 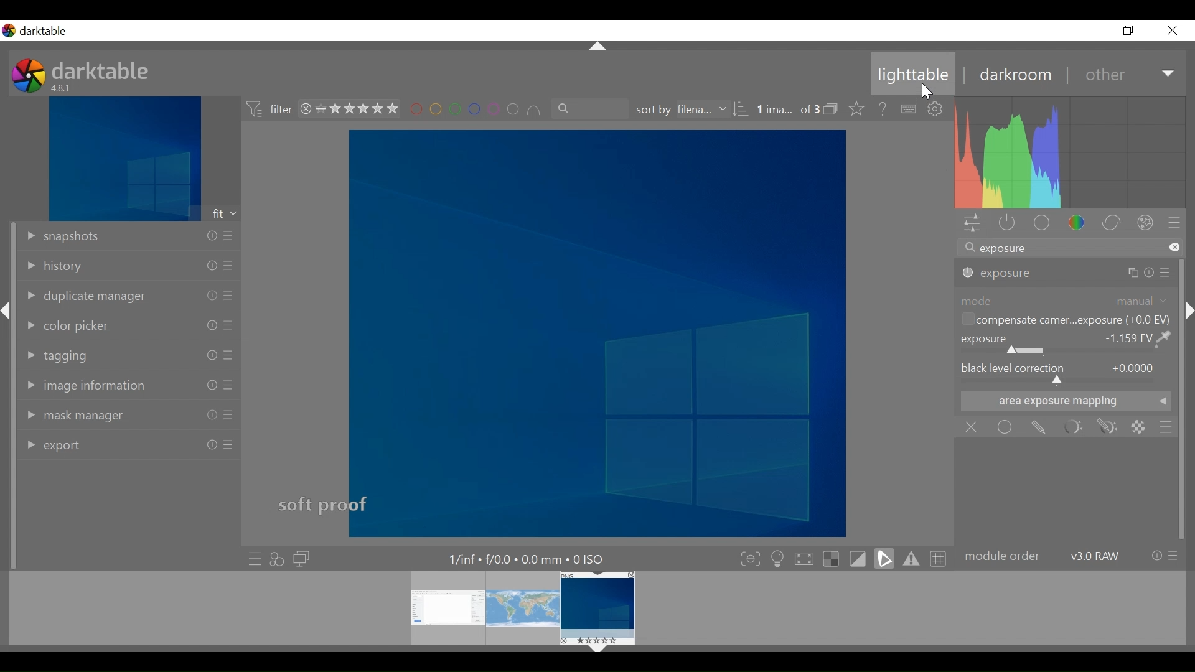 I want to click on close, so click(x=306, y=110).